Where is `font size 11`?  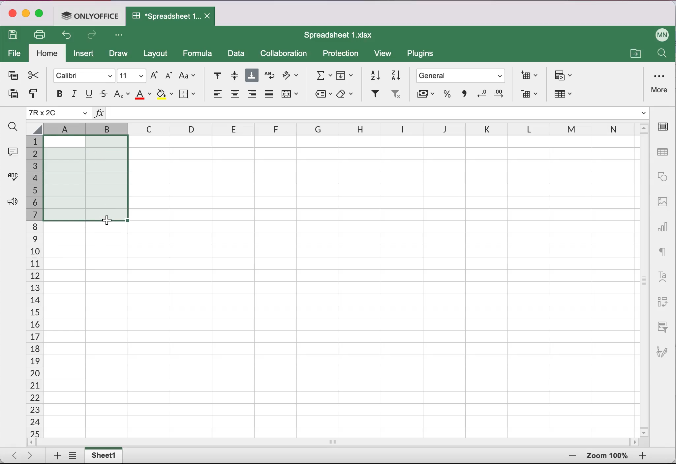
font size 11 is located at coordinates (132, 75).